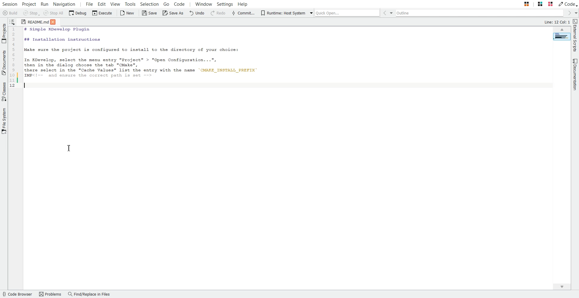  What do you see at coordinates (102, 4) in the screenshot?
I see `Edit` at bounding box center [102, 4].